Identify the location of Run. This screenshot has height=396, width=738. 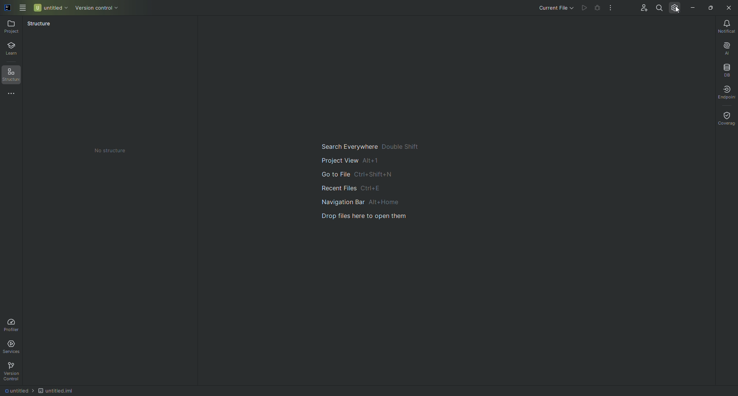
(583, 8).